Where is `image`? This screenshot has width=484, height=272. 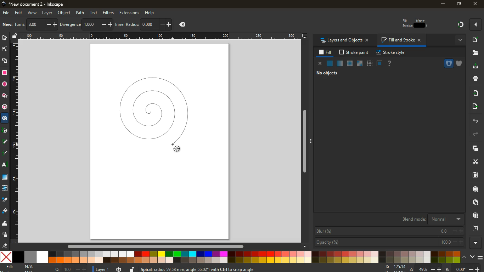
image is located at coordinates (7, 24).